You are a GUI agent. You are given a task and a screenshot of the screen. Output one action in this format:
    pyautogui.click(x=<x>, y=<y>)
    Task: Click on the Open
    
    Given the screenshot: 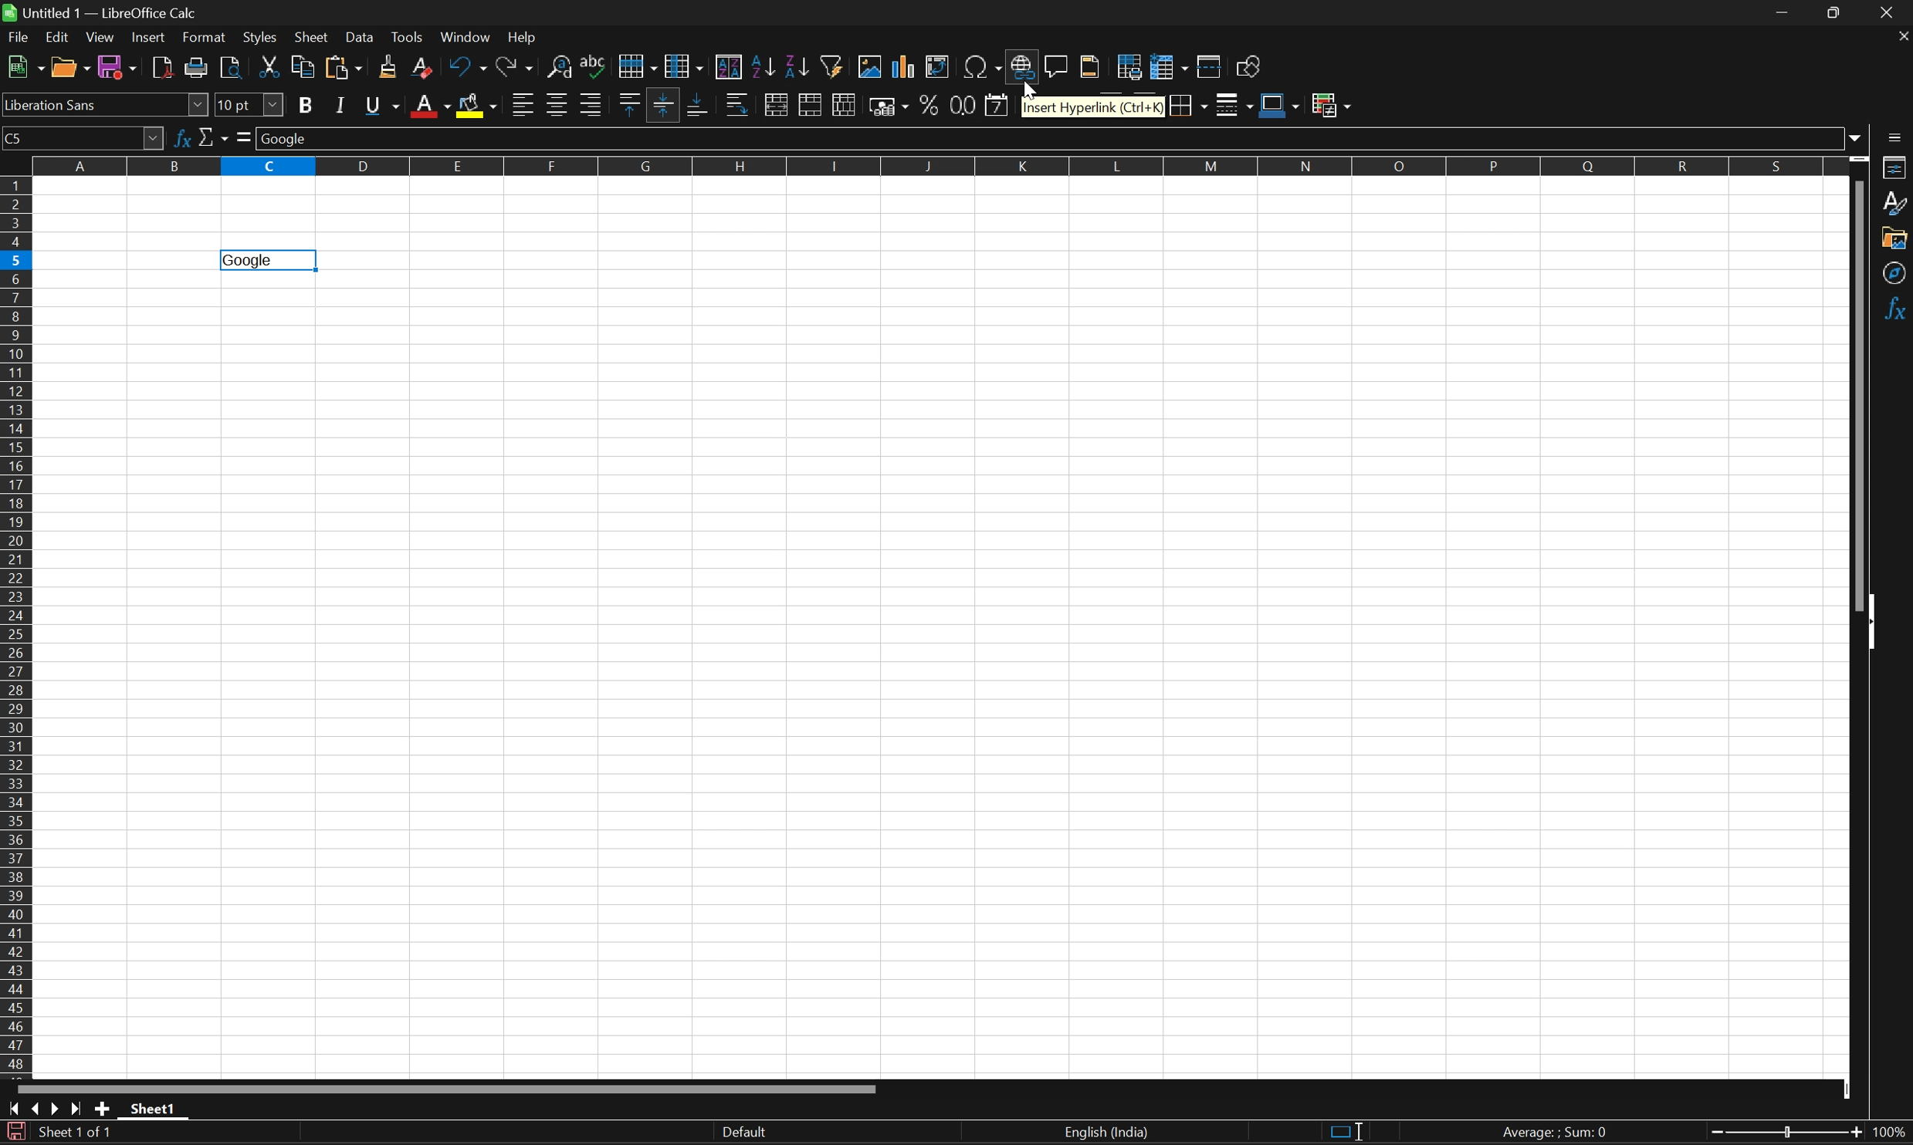 What is the action you would take?
    pyautogui.click(x=71, y=67)
    